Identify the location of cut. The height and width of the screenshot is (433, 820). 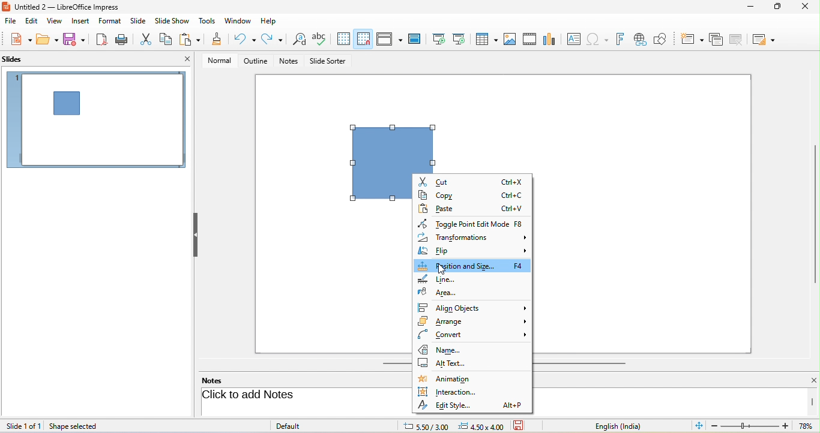
(147, 38).